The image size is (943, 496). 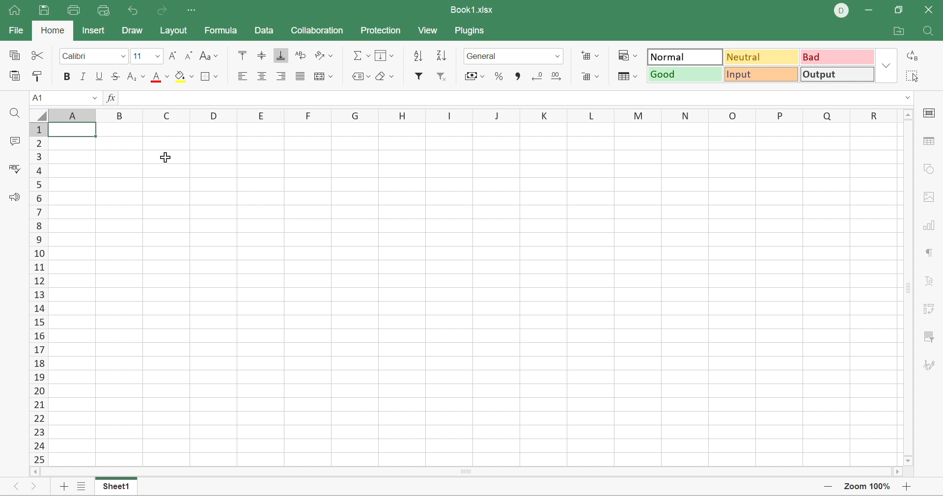 I want to click on Copy style, so click(x=38, y=76).